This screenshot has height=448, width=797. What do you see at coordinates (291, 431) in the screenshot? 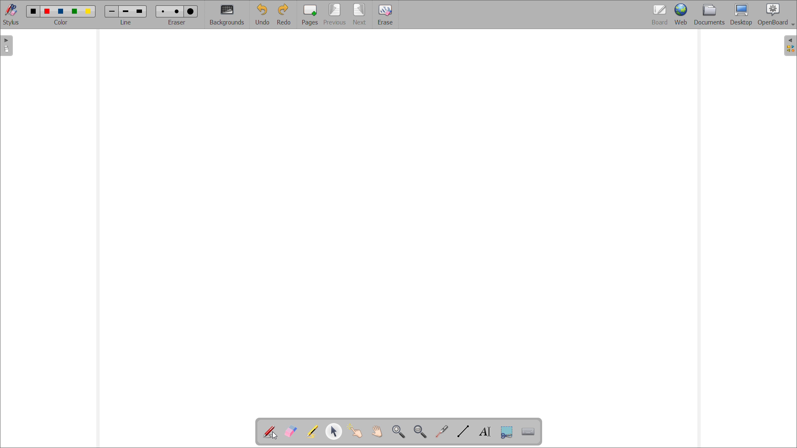
I see `erase annotations` at bounding box center [291, 431].